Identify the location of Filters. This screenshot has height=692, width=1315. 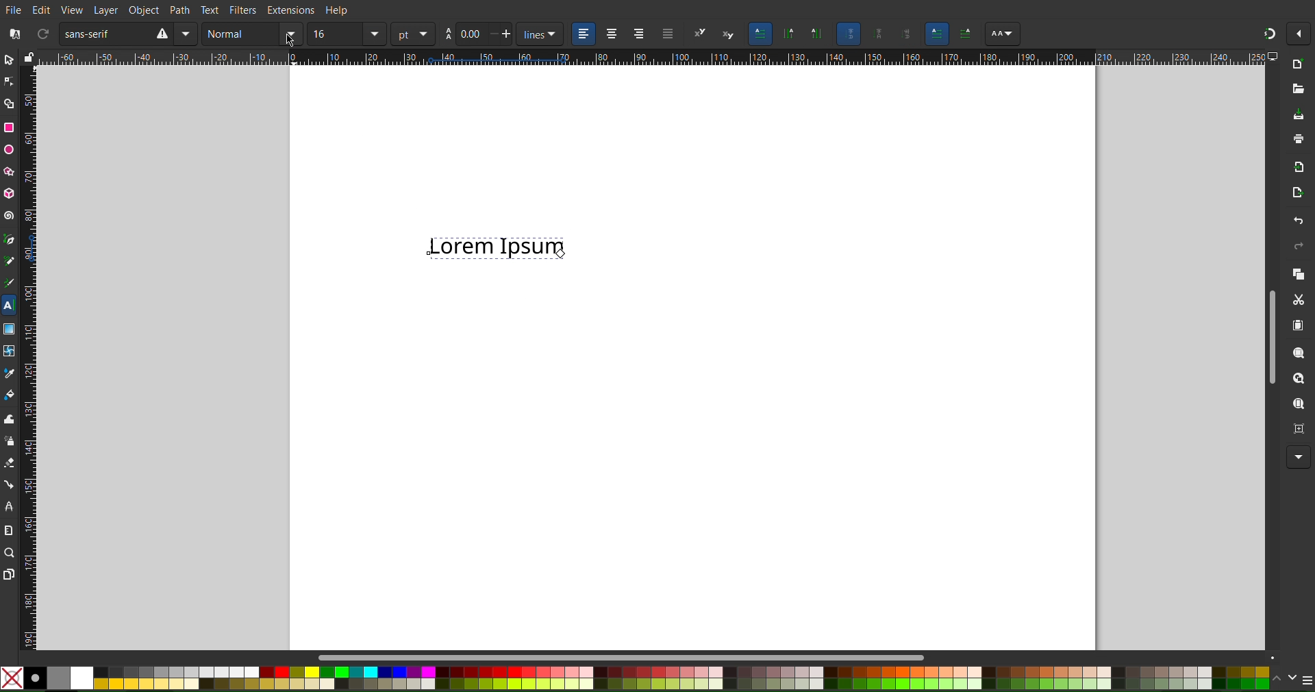
(245, 9).